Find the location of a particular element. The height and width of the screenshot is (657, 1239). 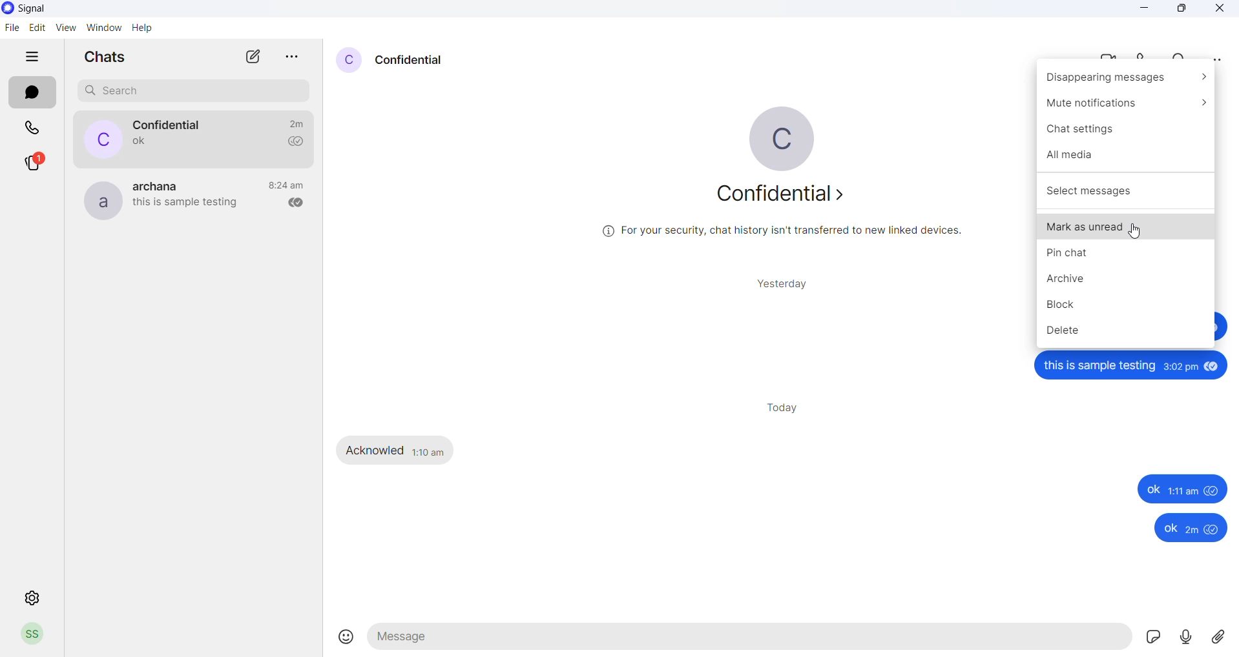

help is located at coordinates (141, 27).